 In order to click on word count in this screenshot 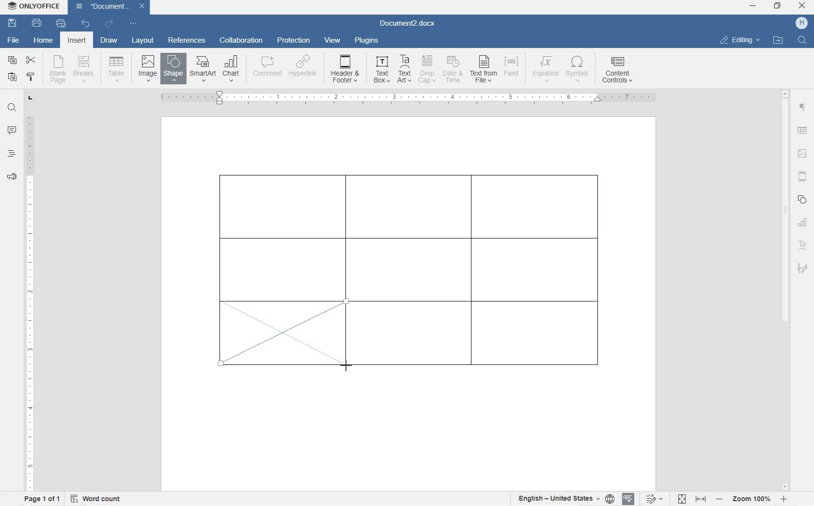, I will do `click(96, 498)`.